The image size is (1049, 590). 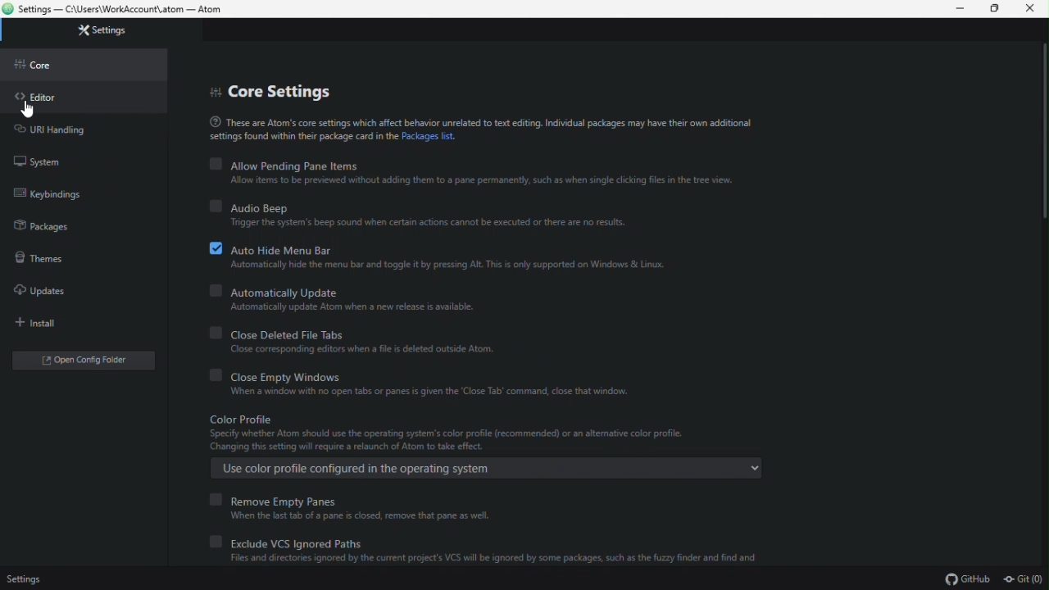 I want to click on git, so click(x=1026, y=580).